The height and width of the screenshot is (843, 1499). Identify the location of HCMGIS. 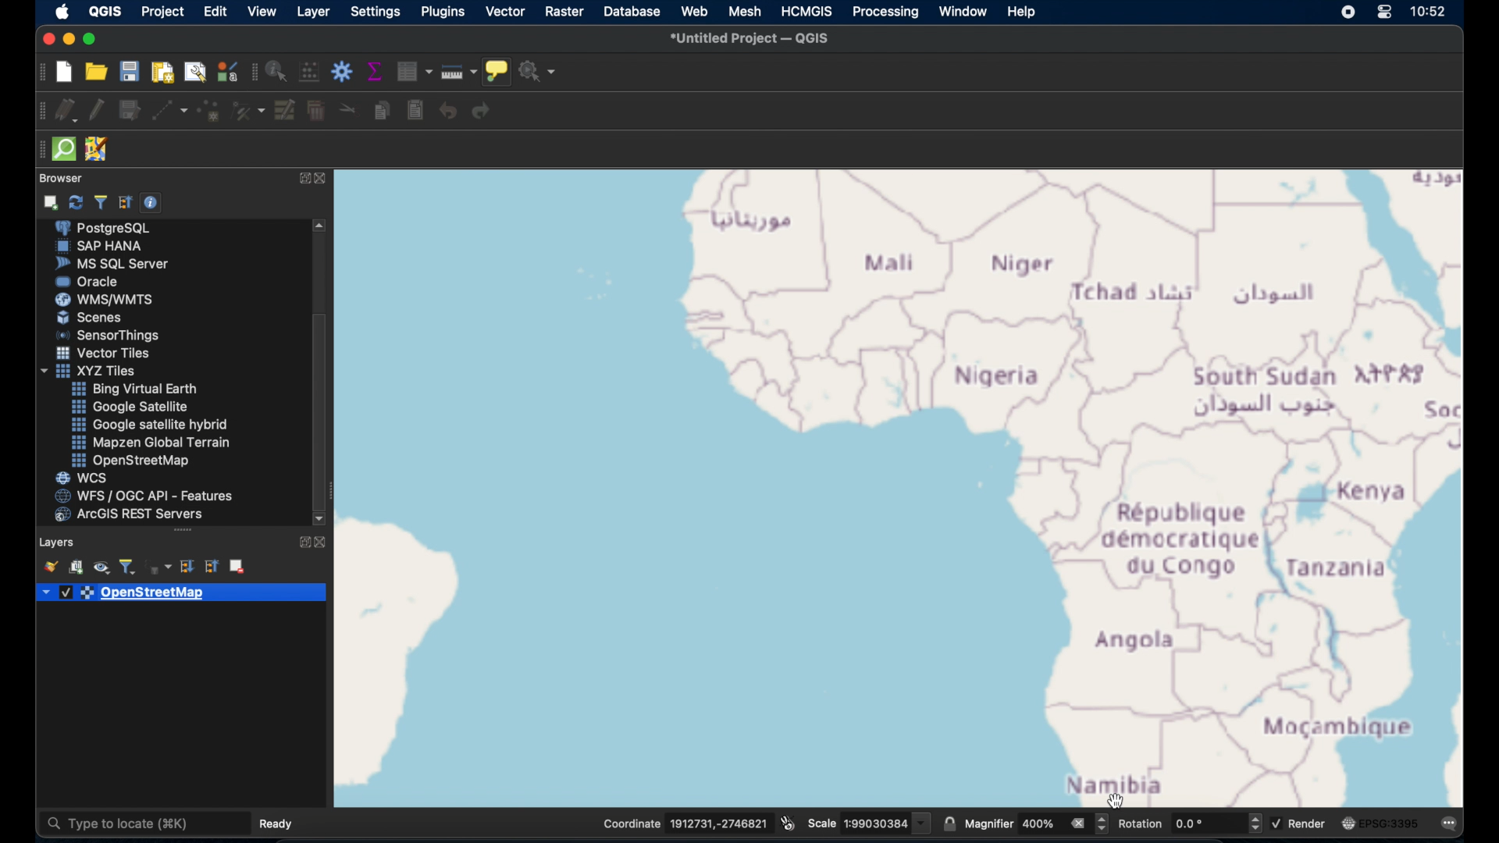
(809, 12).